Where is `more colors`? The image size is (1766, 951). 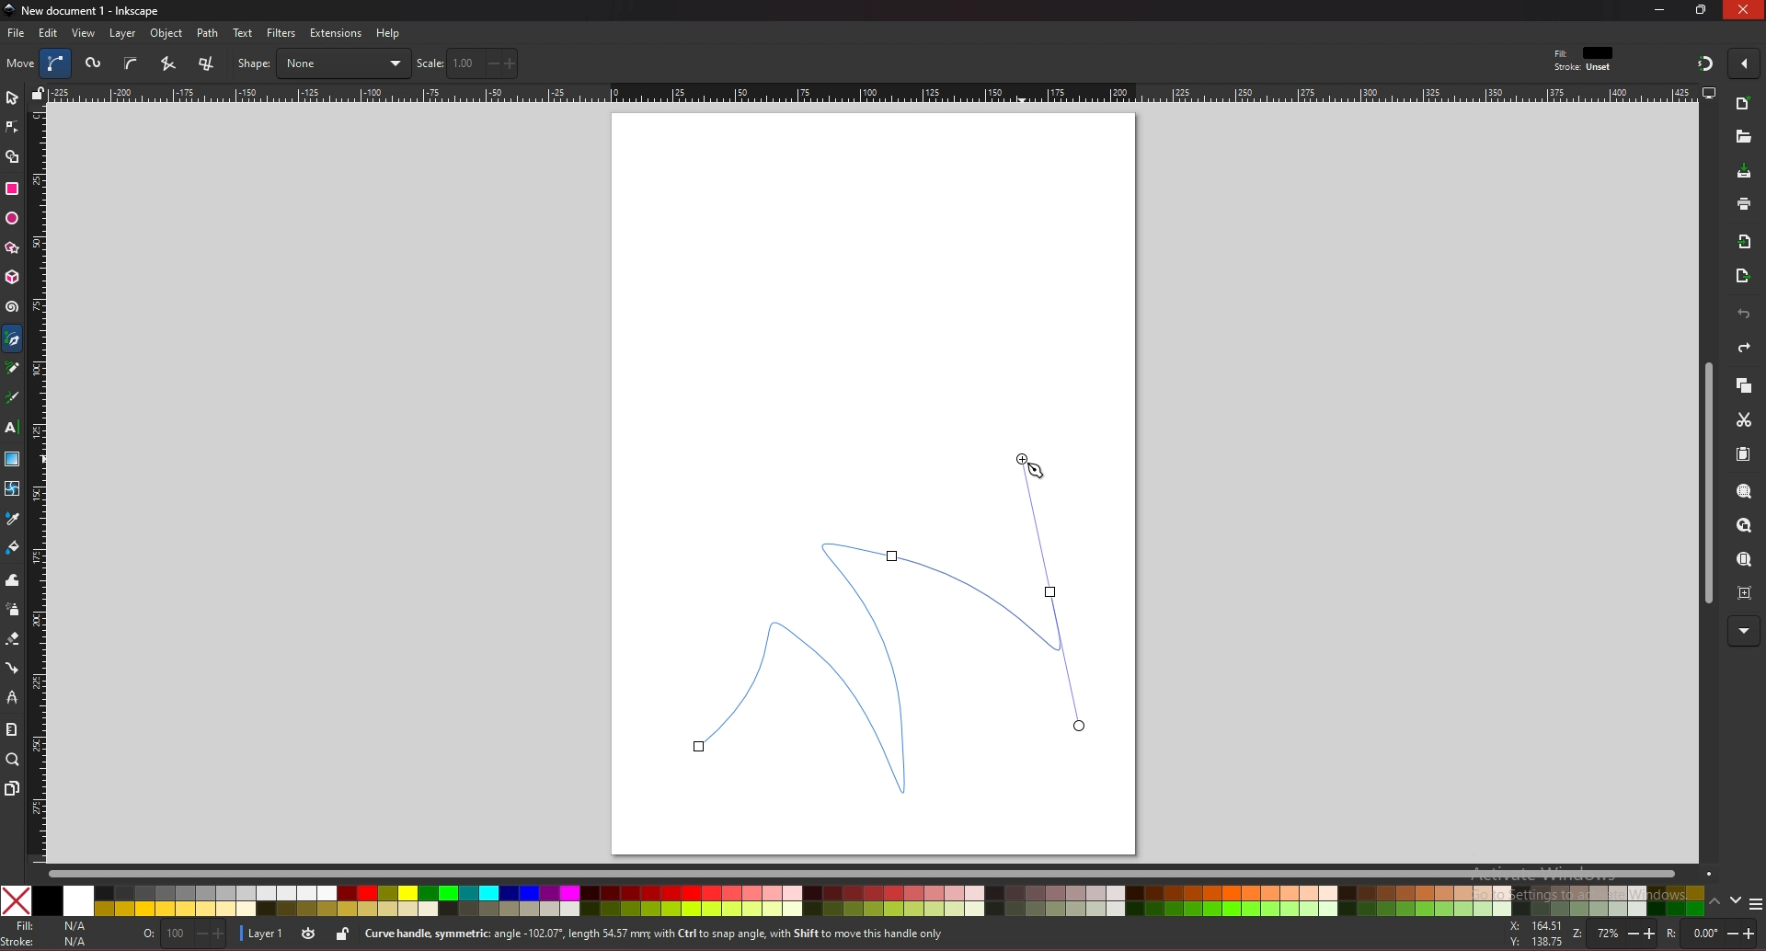 more colors is located at coordinates (1755, 905).